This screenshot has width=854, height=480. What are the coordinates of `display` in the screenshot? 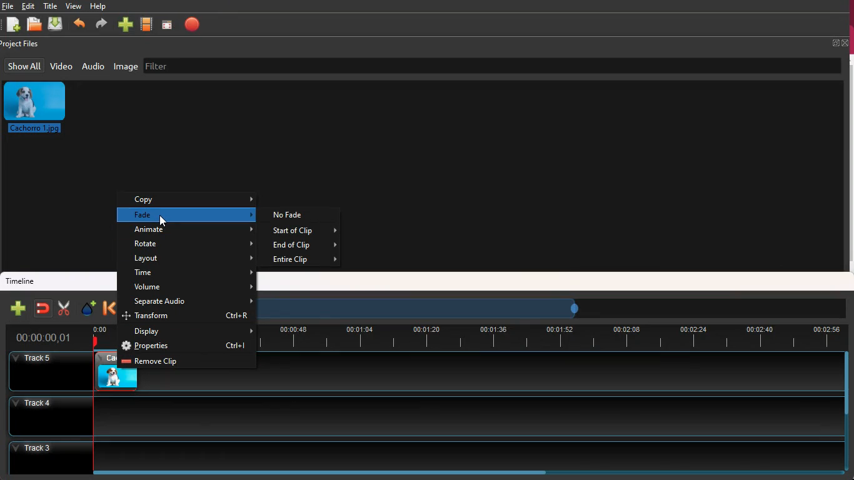 It's located at (193, 331).